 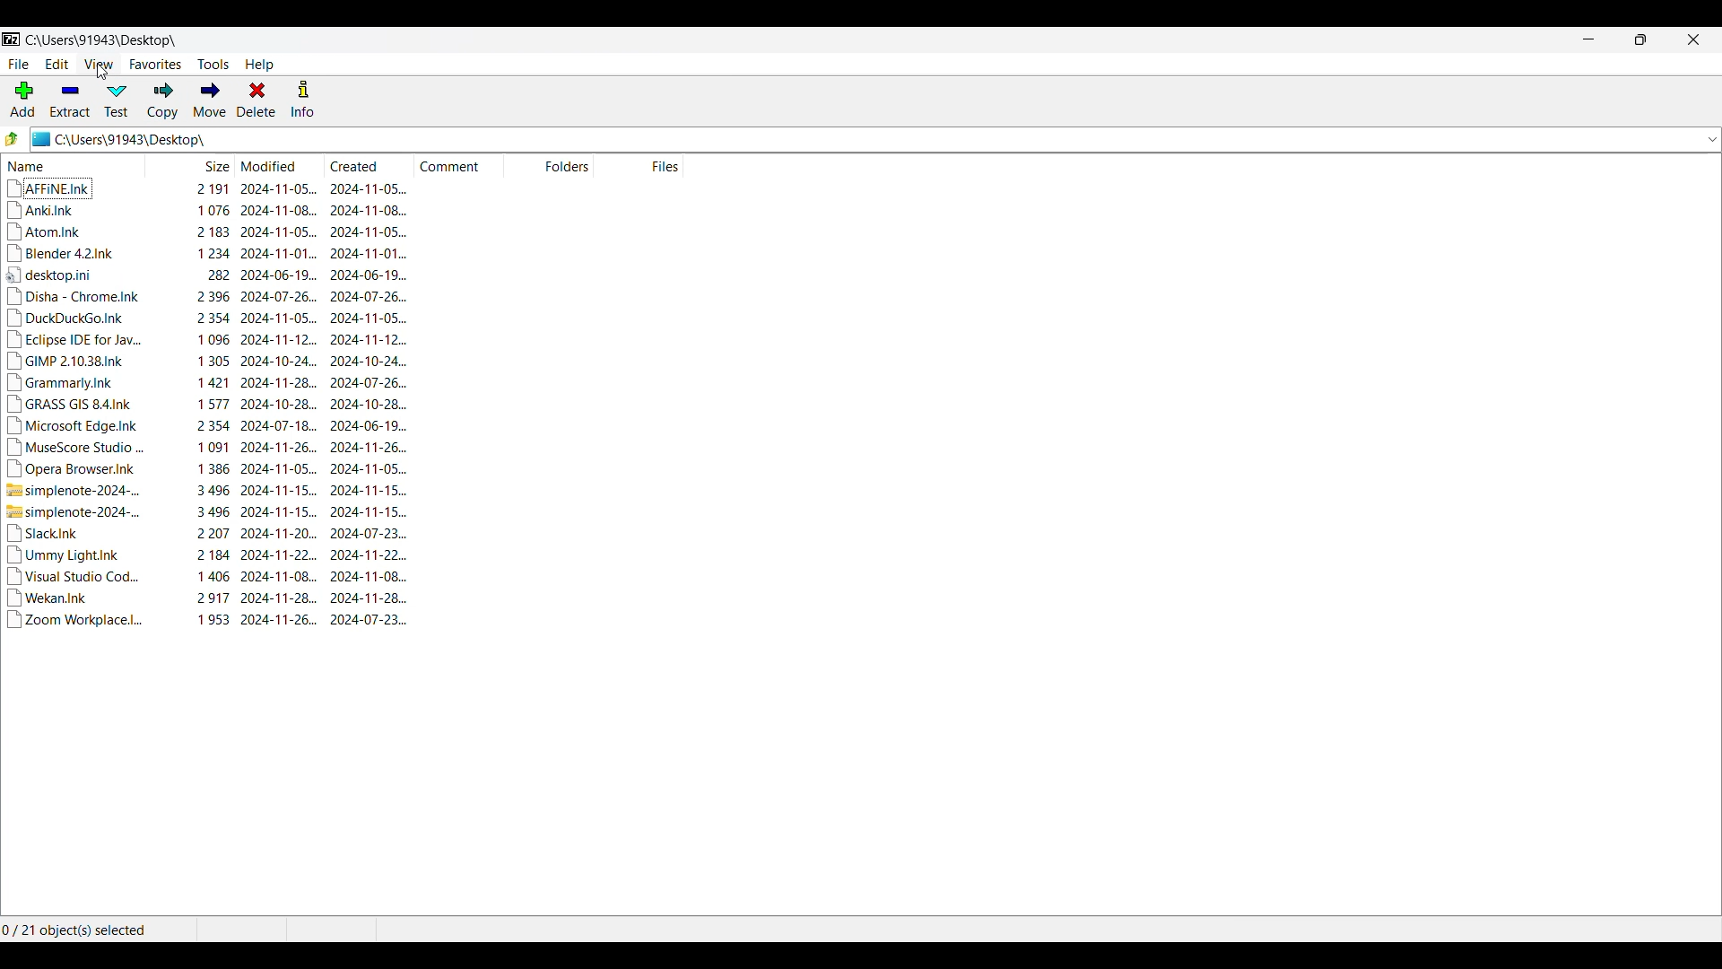 I want to click on Visual Studio Cod... 1406 2024-11-08.. 2024-11-08..., so click(x=213, y=576).